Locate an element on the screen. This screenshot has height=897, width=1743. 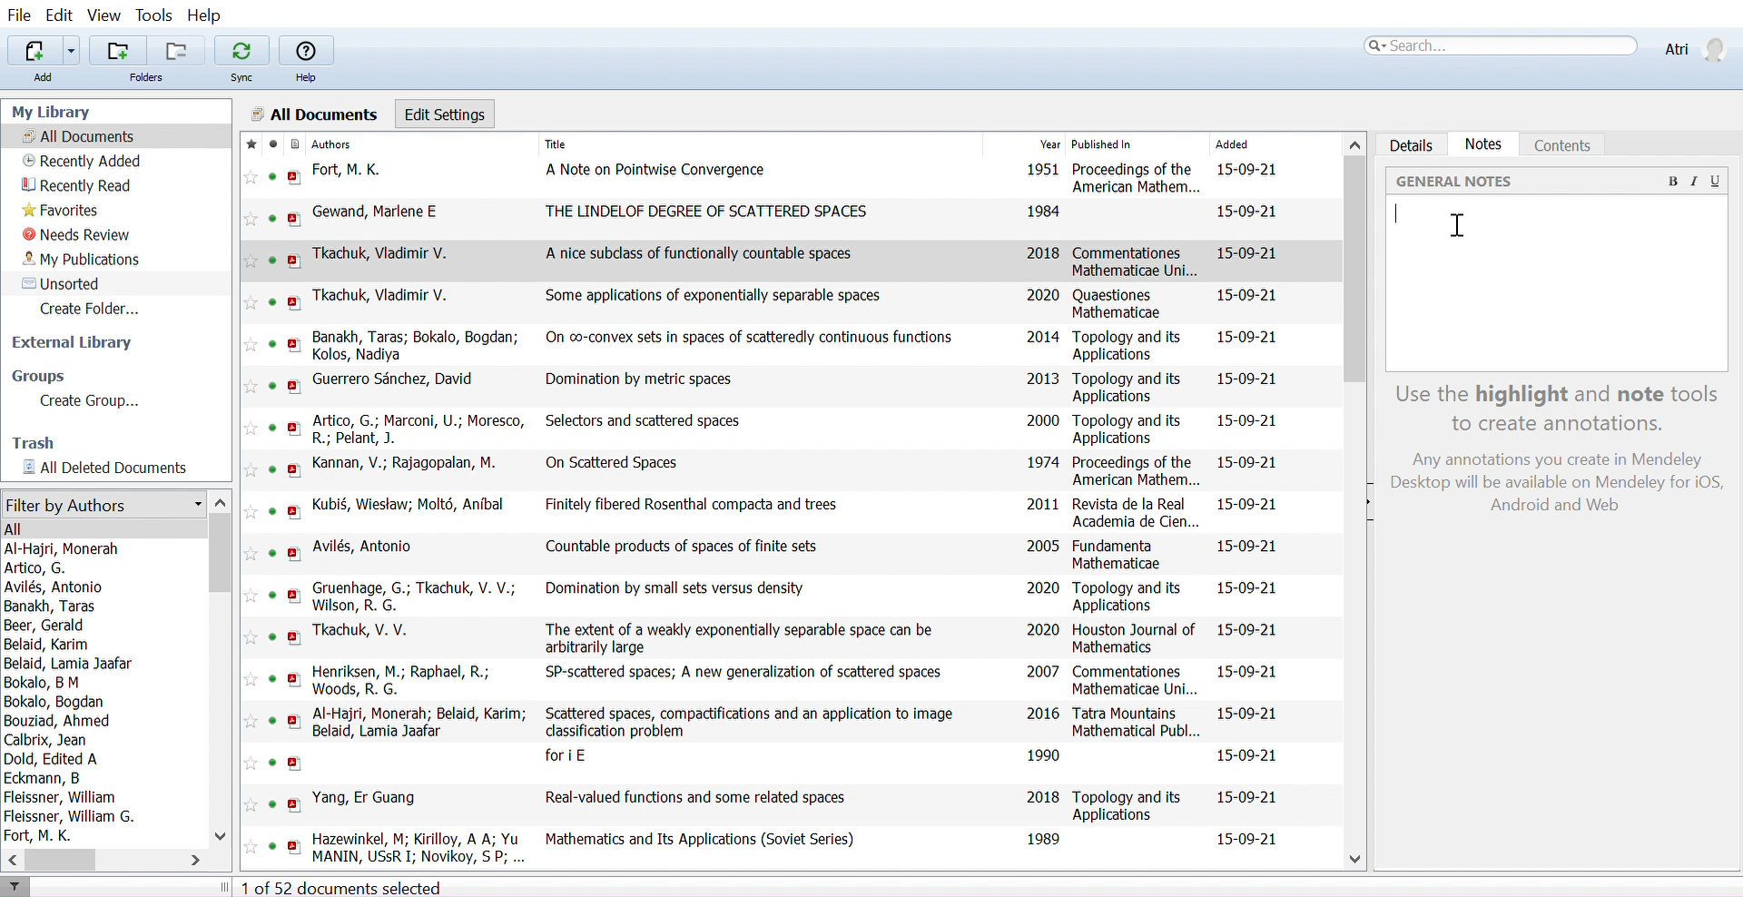
Artico, G. is located at coordinates (37, 568).